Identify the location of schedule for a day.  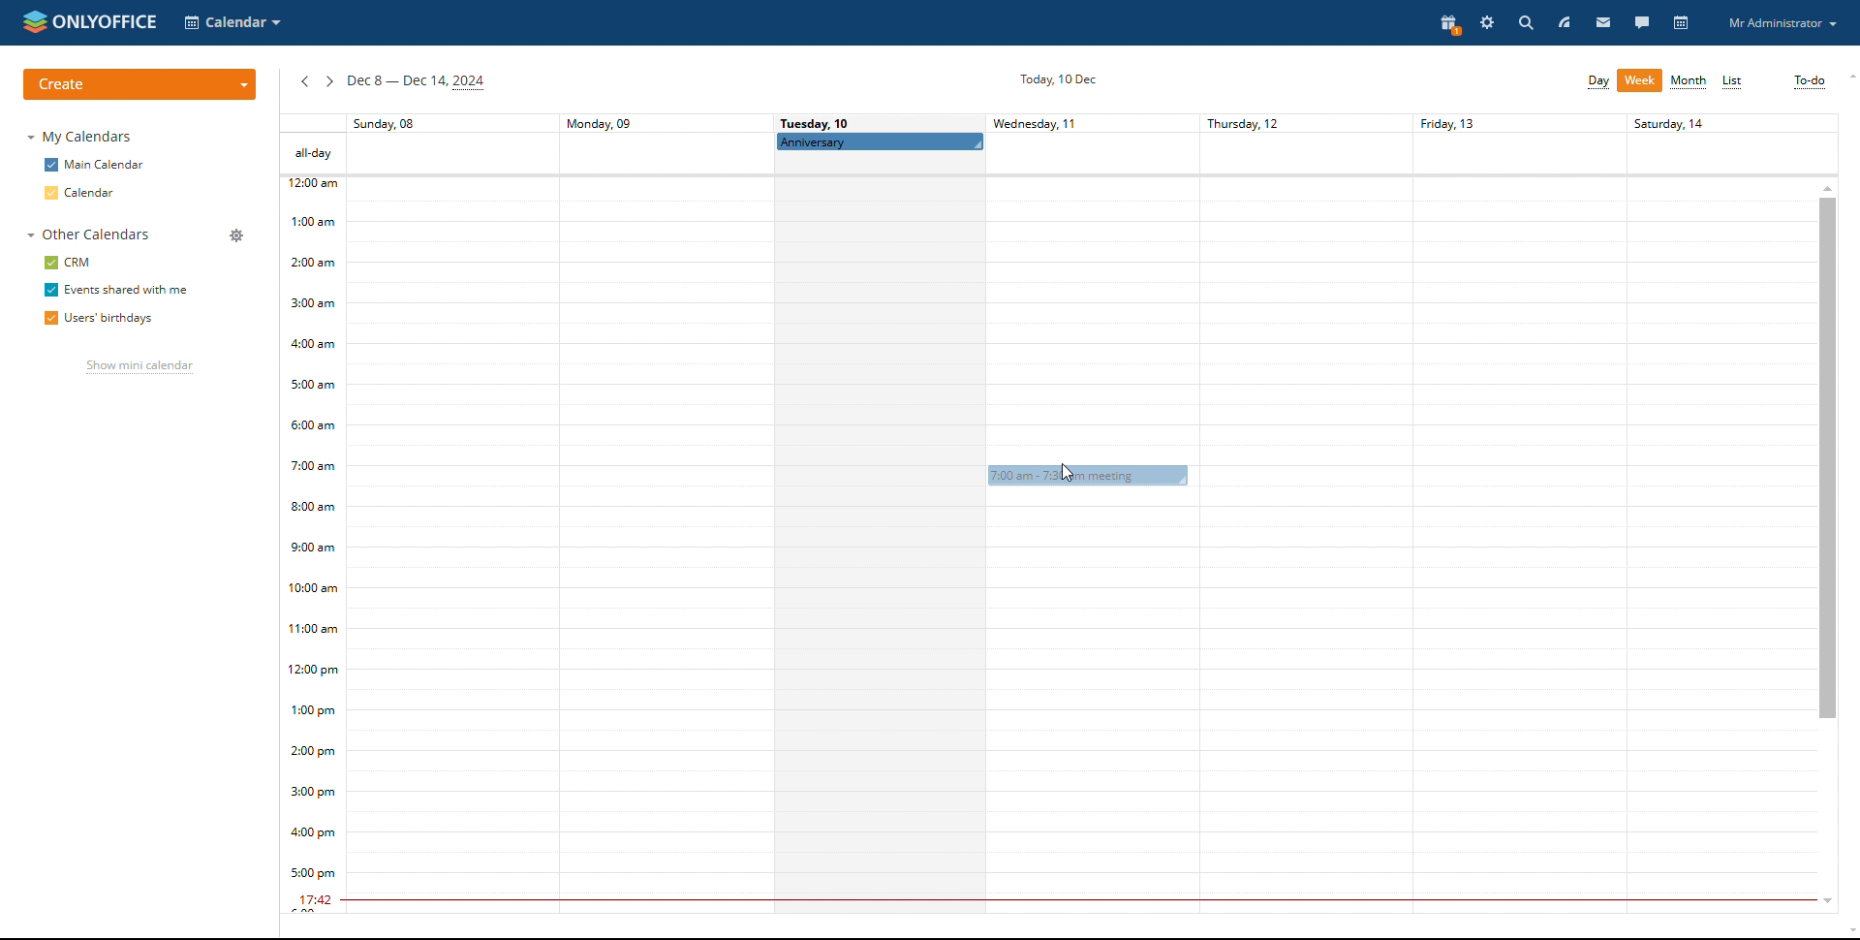
(880, 547).